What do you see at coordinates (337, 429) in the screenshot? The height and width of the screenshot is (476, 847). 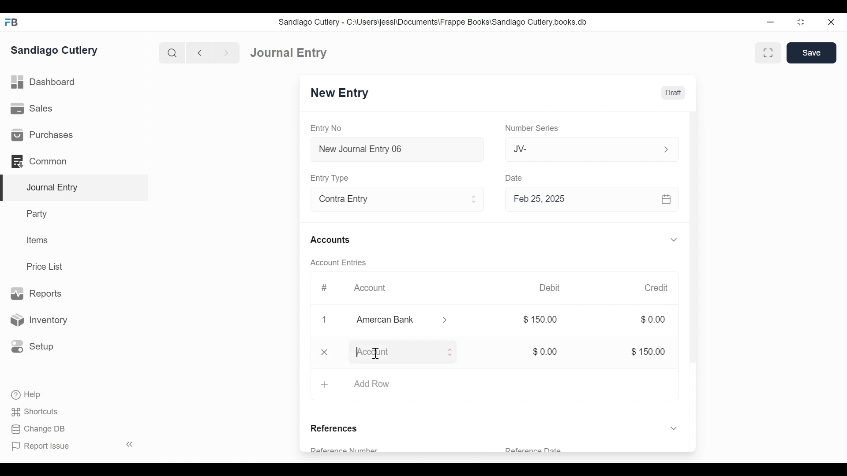 I see `References` at bounding box center [337, 429].